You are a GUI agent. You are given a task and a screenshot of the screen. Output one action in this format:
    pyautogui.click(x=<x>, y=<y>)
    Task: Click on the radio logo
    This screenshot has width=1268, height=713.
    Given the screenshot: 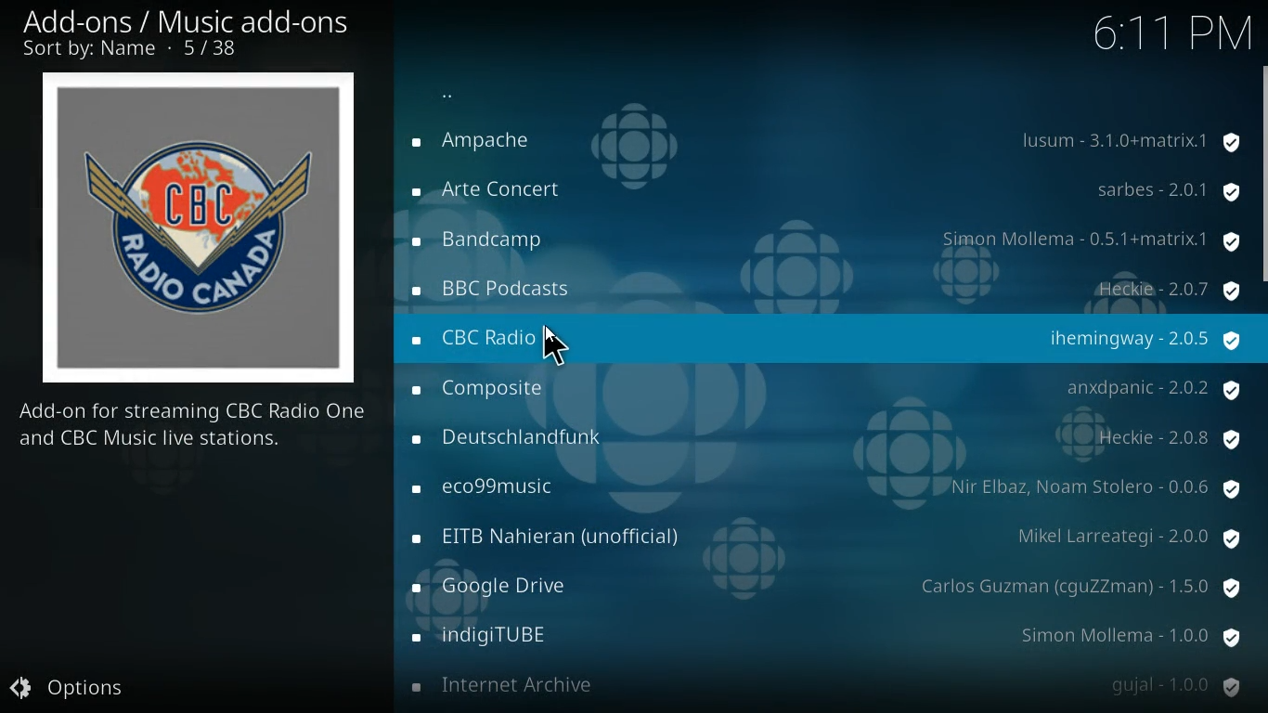 What is the action you would take?
    pyautogui.click(x=196, y=229)
    